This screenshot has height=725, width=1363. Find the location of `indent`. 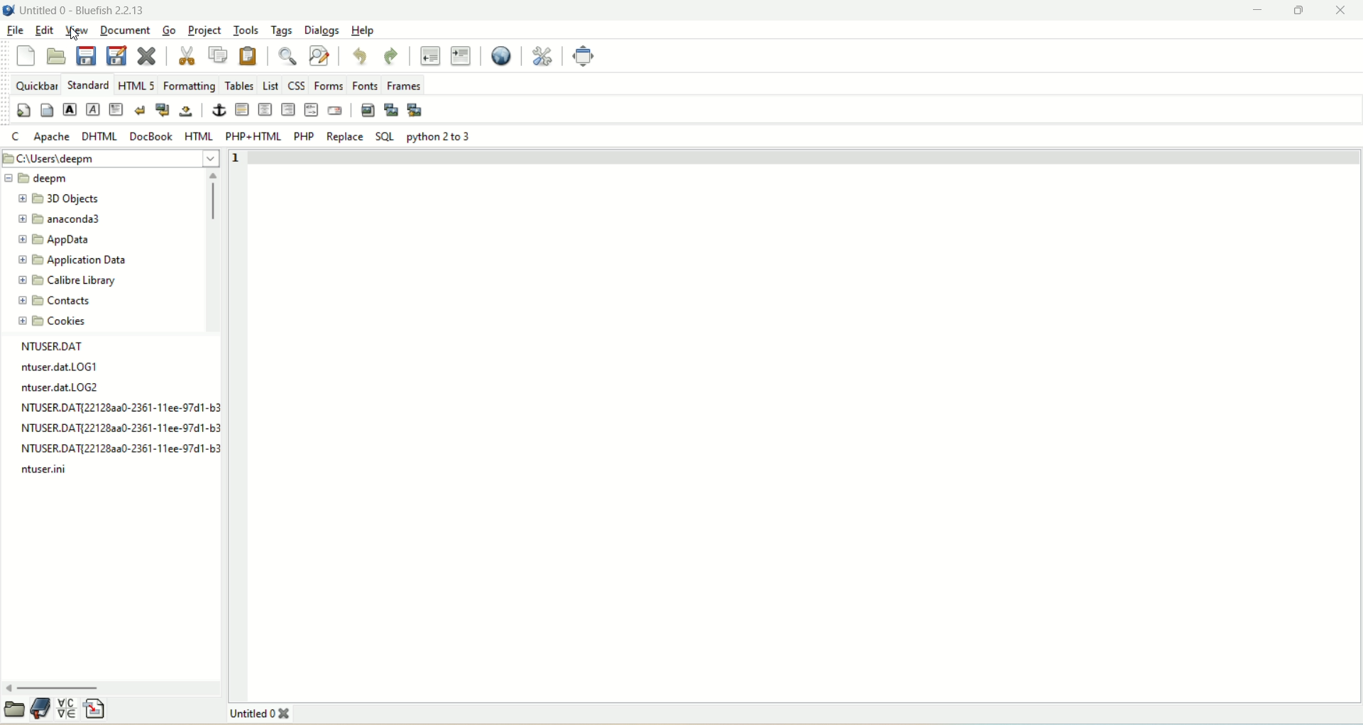

indent is located at coordinates (460, 55).